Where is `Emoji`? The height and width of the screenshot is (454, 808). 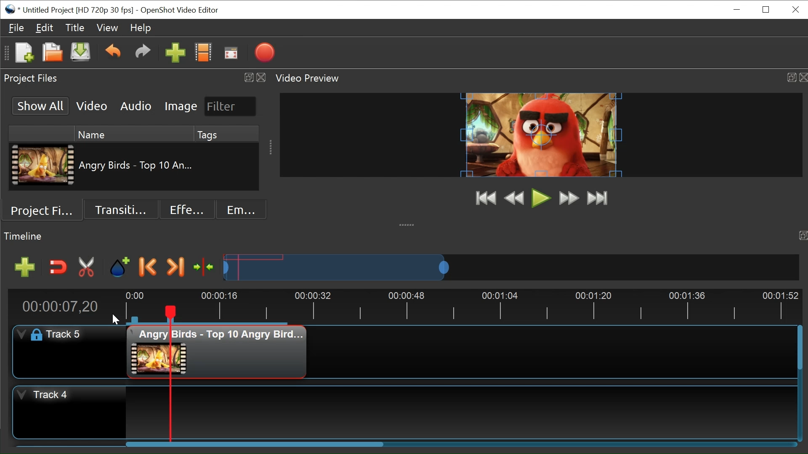 Emoji is located at coordinates (239, 210).